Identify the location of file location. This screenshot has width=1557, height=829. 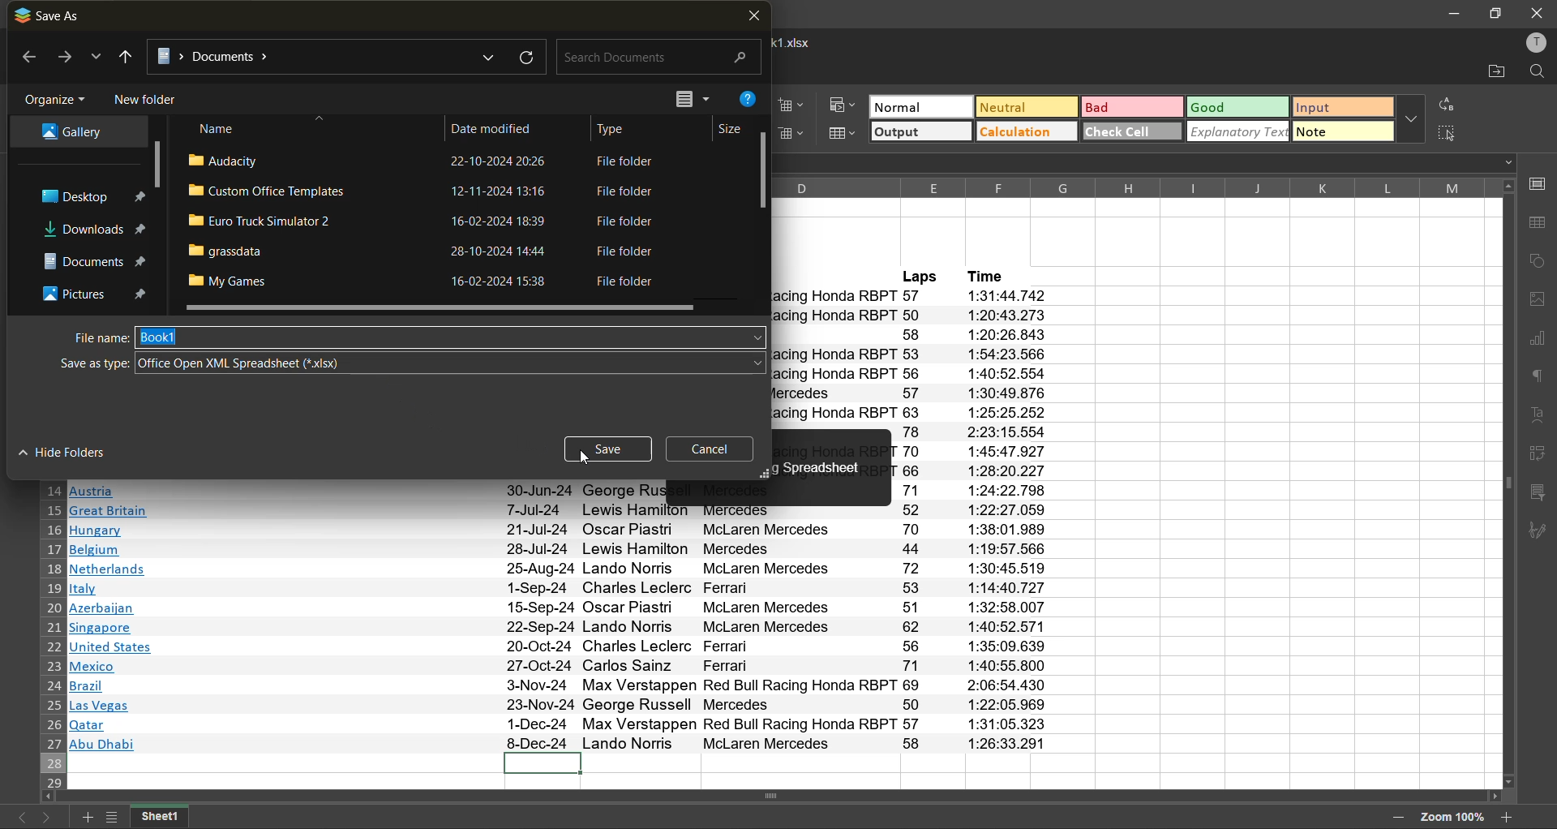
(313, 55).